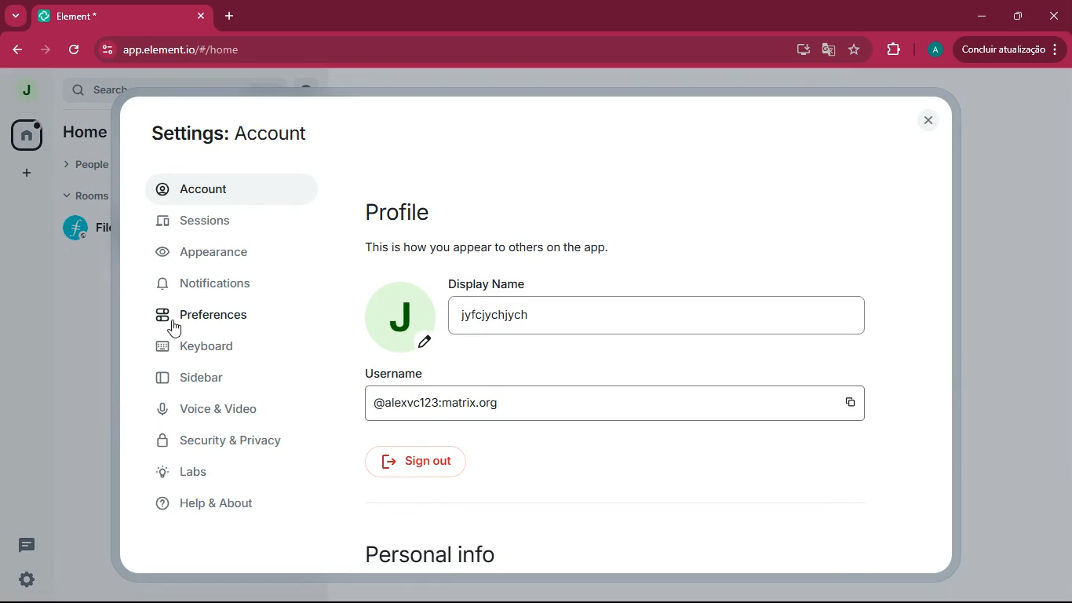  Describe the element at coordinates (27, 539) in the screenshot. I see `comments` at that location.